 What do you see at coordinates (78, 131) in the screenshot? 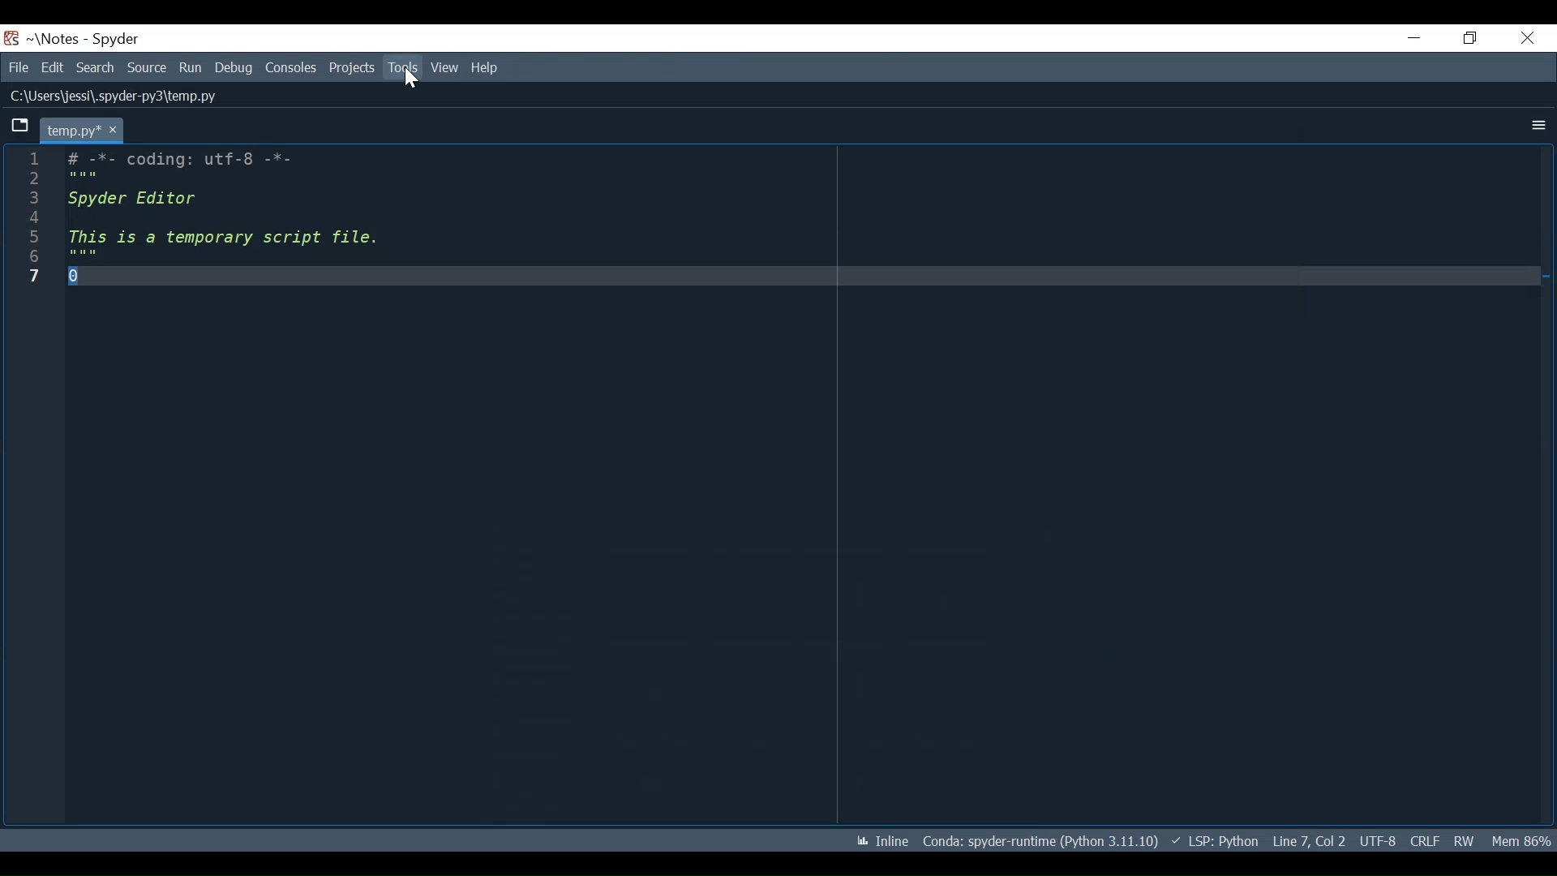
I see `Current tab` at bounding box center [78, 131].